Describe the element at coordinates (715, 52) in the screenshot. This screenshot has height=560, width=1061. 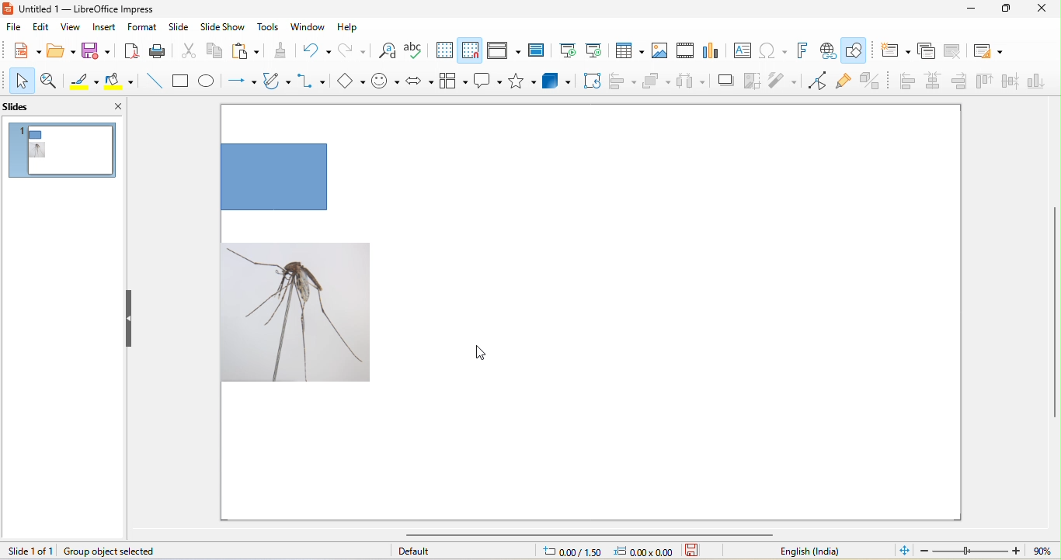
I see `chart` at that location.